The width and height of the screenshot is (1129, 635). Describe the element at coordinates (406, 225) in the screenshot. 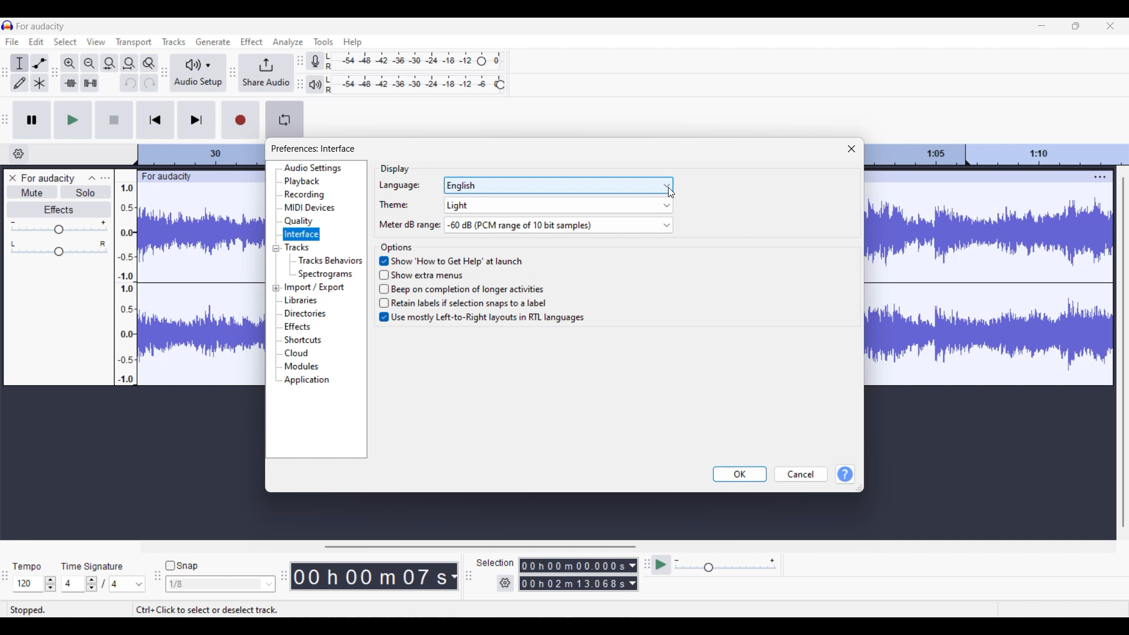

I see `Meter dB range` at that location.